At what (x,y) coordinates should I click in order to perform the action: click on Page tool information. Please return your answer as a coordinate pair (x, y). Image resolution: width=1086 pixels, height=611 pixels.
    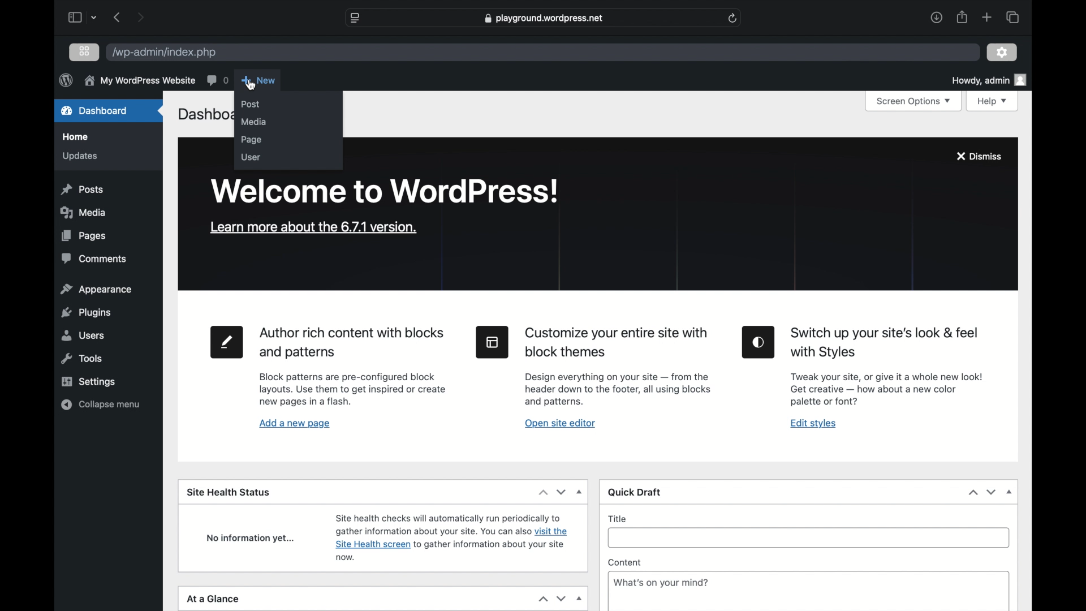
    Looking at the image, I should click on (353, 390).